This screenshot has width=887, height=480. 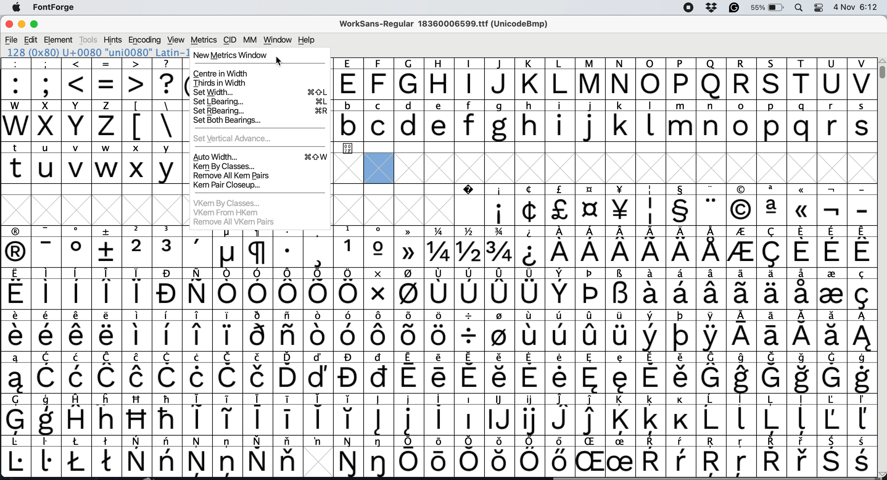 I want to click on special characters, so click(x=438, y=230).